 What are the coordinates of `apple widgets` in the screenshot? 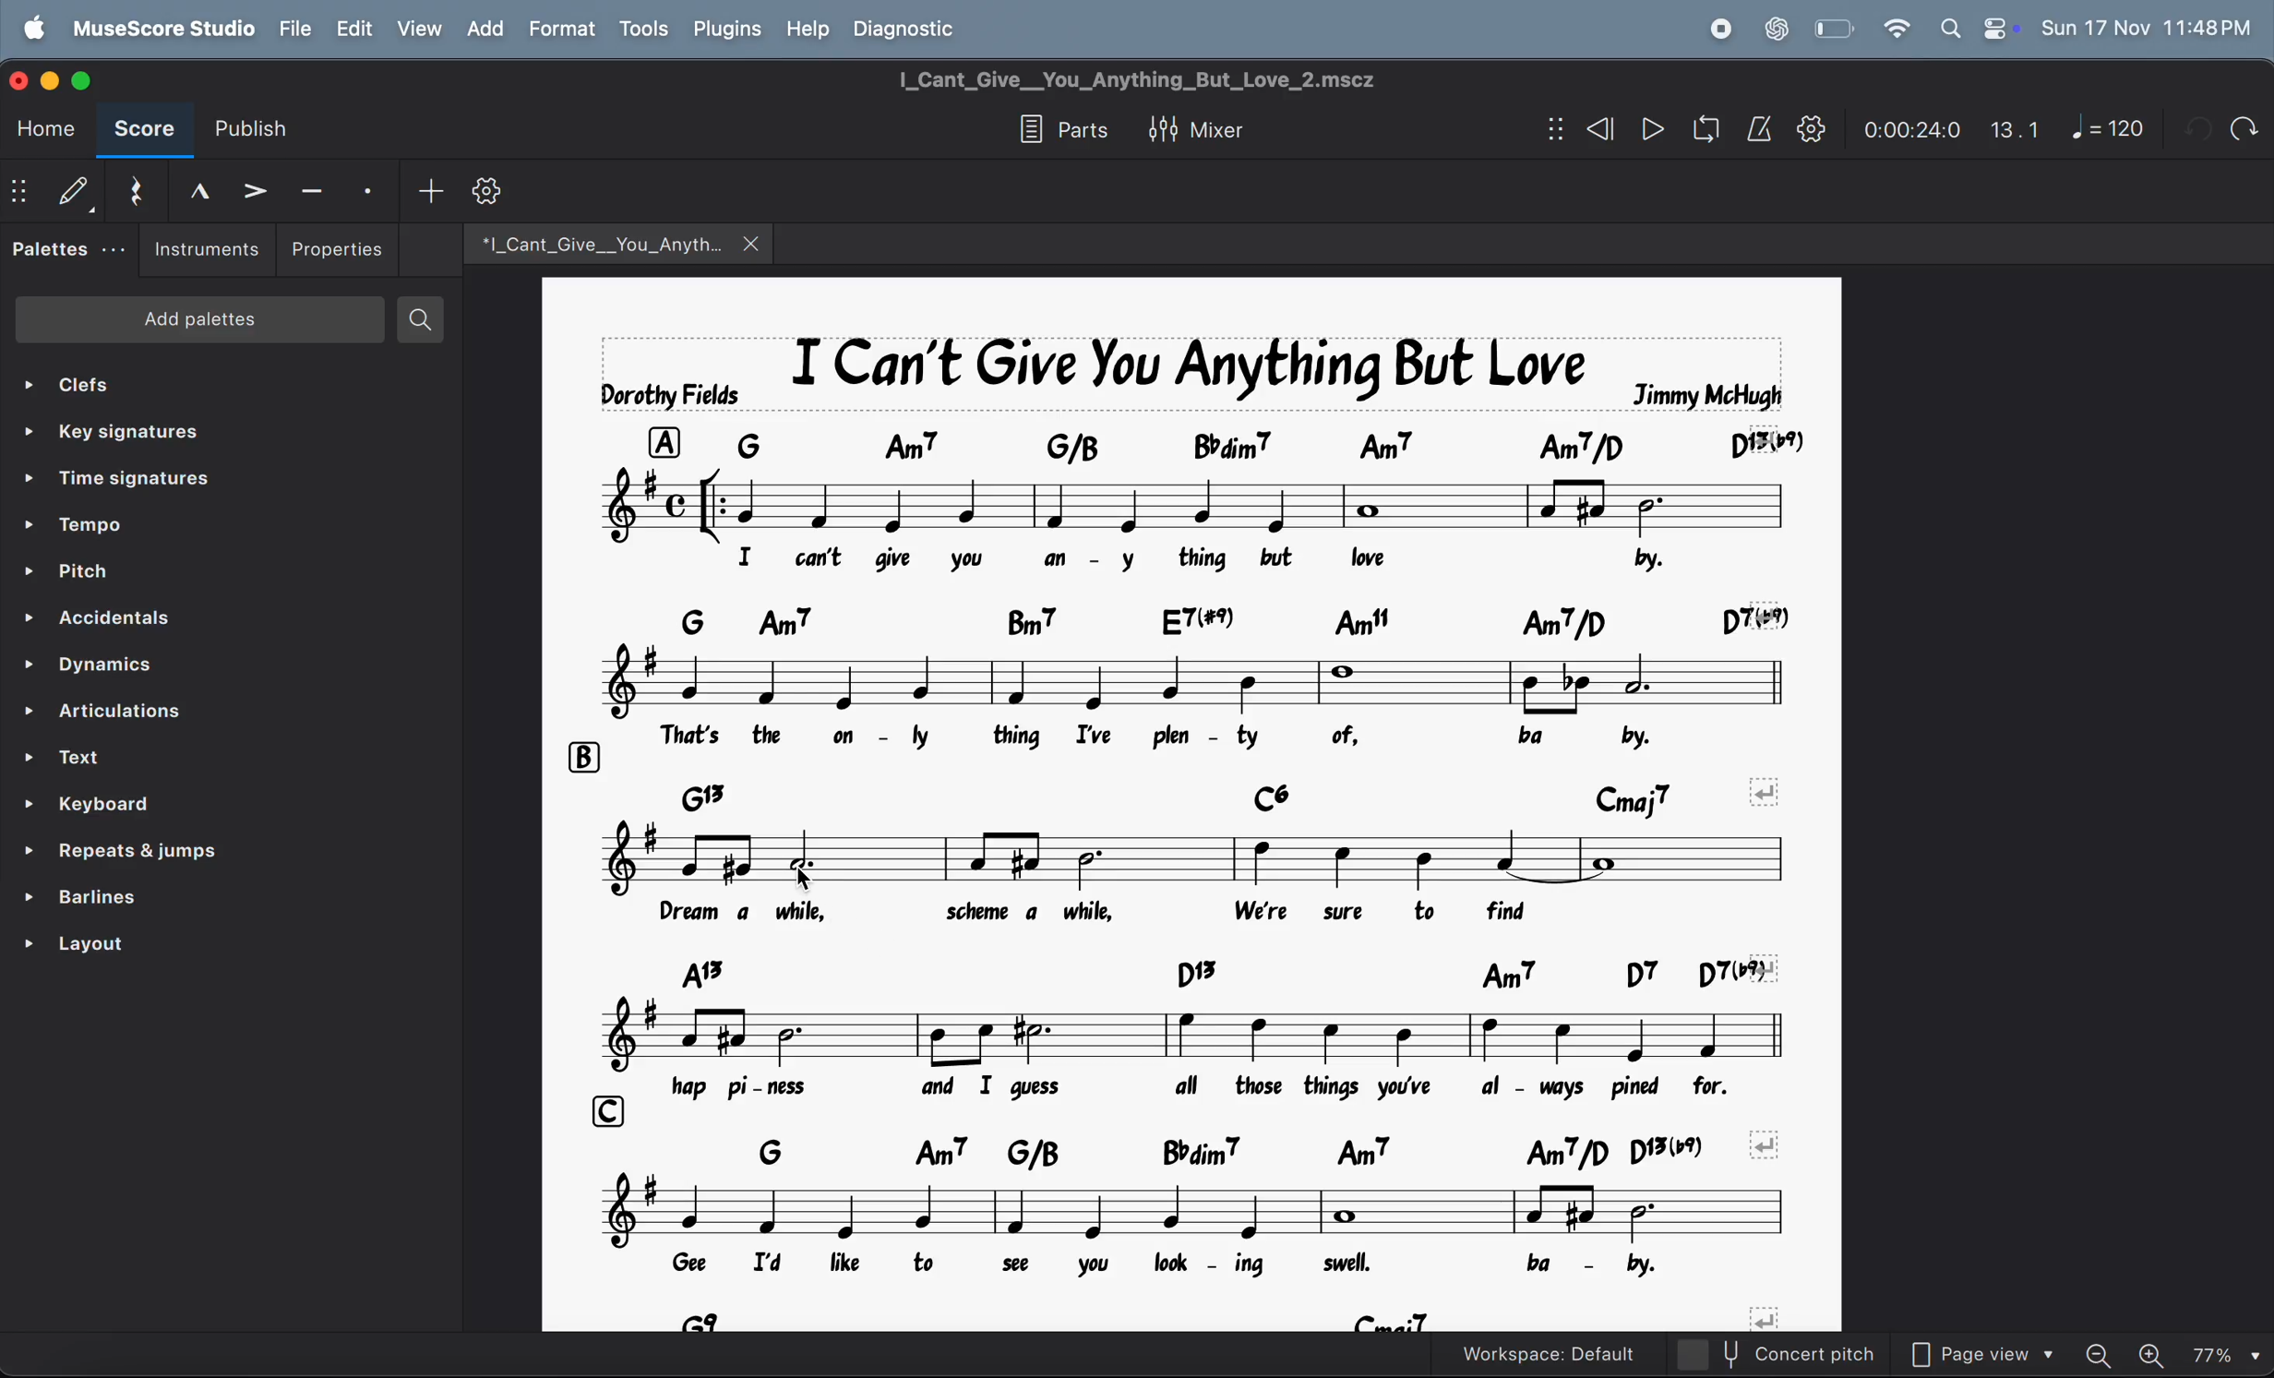 It's located at (1978, 28).